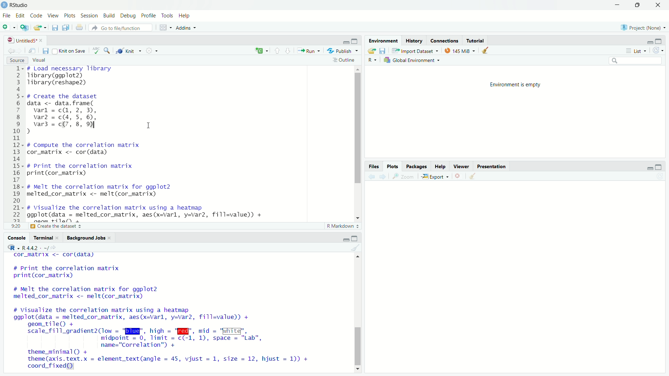 The width and height of the screenshot is (669, 376). I want to click on help, so click(185, 16).